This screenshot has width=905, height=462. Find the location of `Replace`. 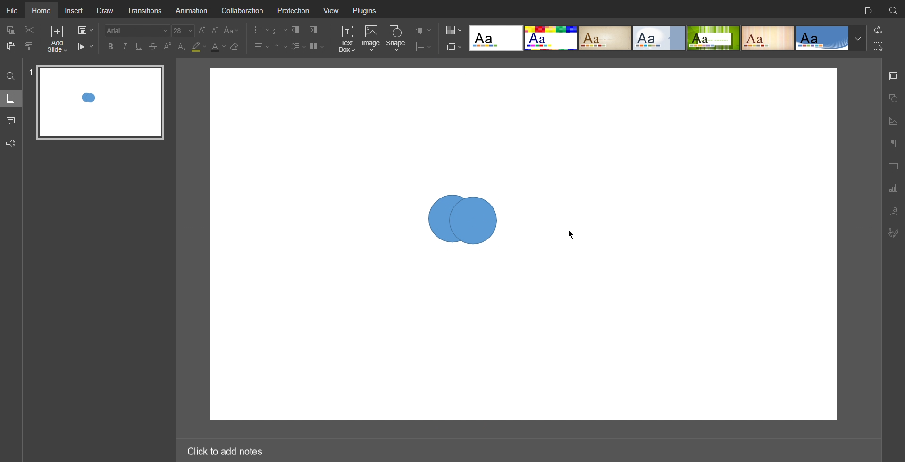

Replace is located at coordinates (878, 30).